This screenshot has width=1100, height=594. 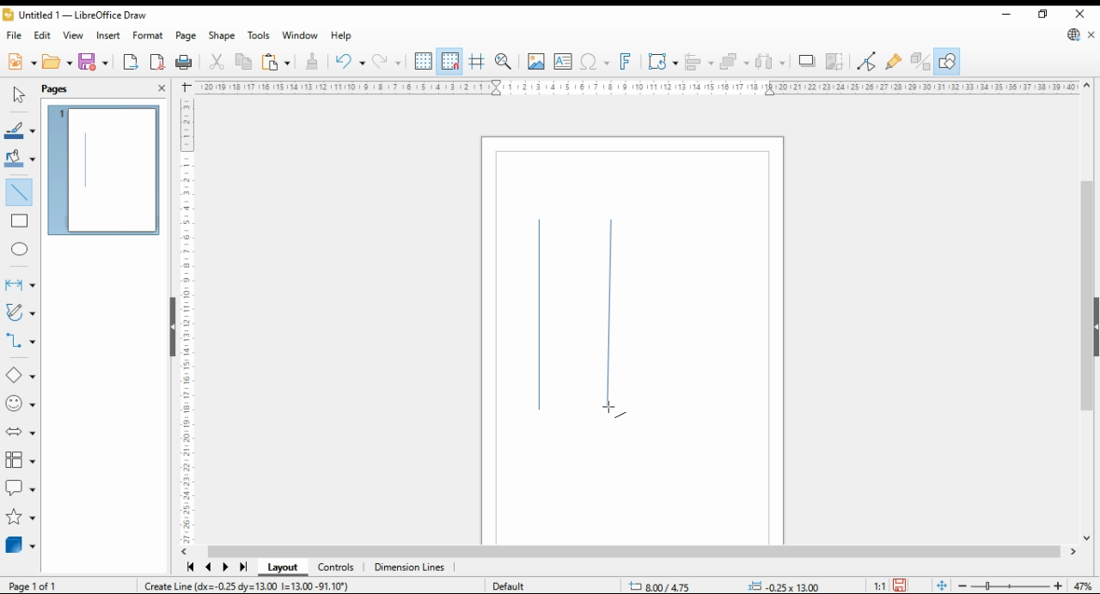 What do you see at coordinates (74, 35) in the screenshot?
I see `view` at bounding box center [74, 35].